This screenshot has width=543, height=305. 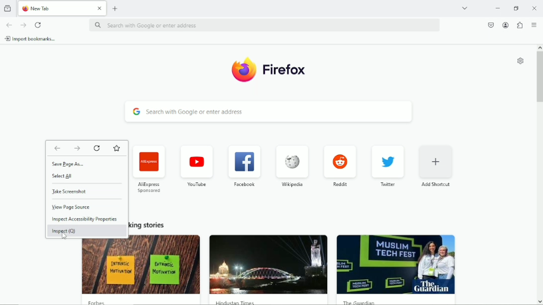 What do you see at coordinates (234, 302) in the screenshot?
I see `Hindustan Times` at bounding box center [234, 302].